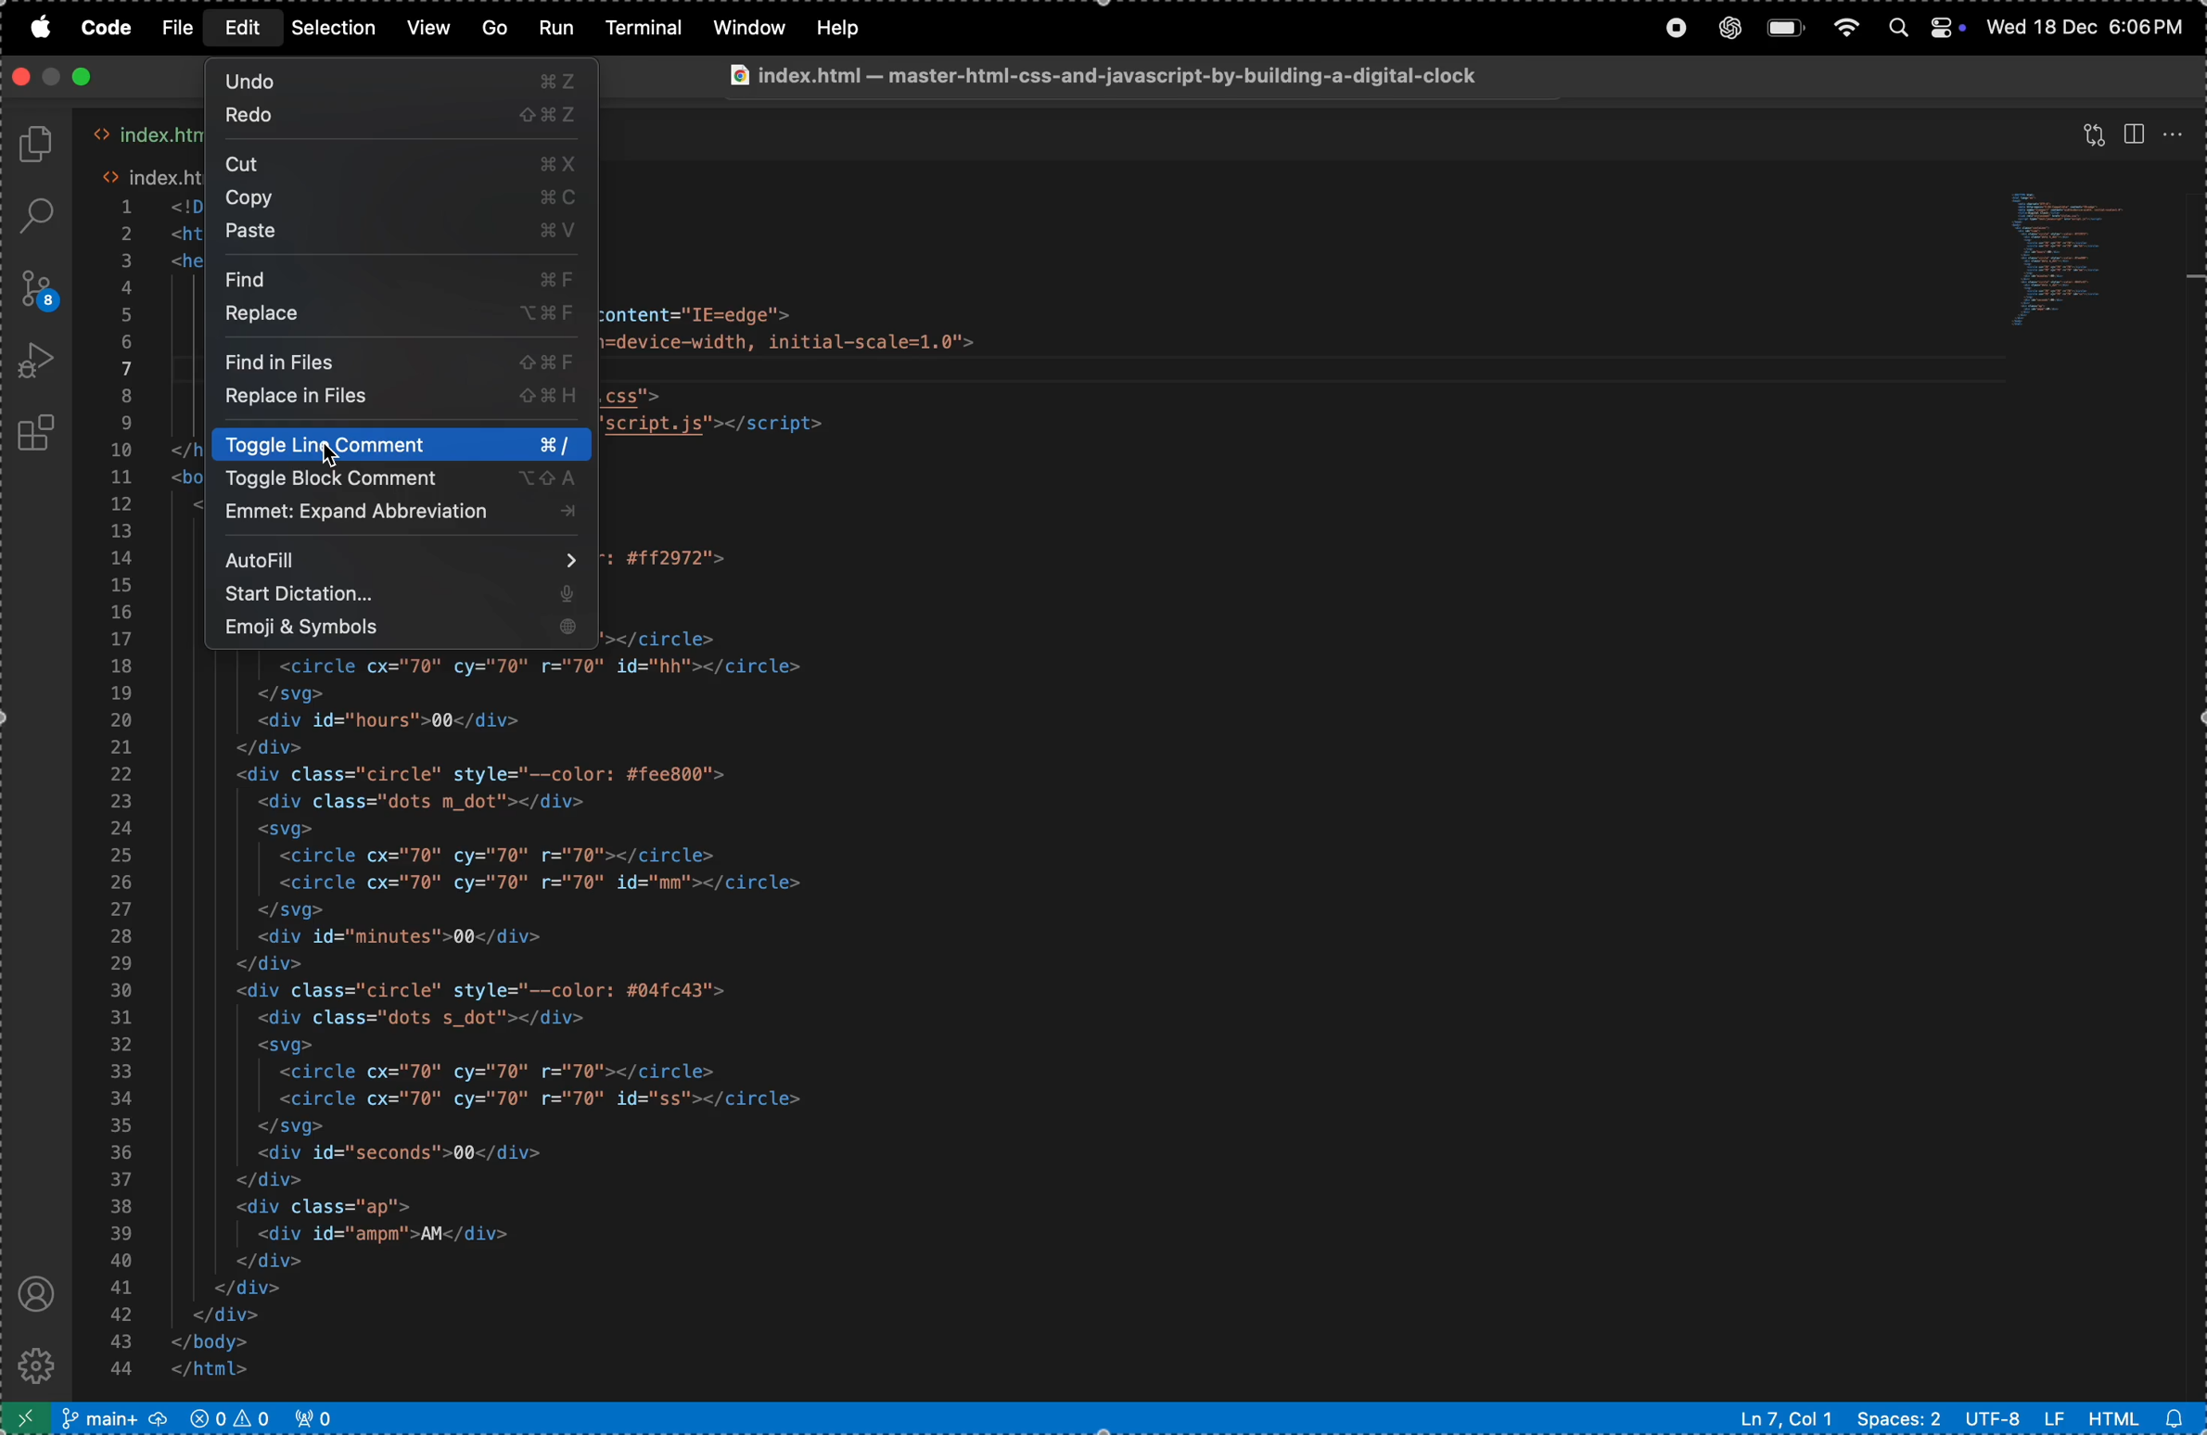 The image size is (2207, 1435). Describe the element at coordinates (2175, 135) in the screenshot. I see `options` at that location.